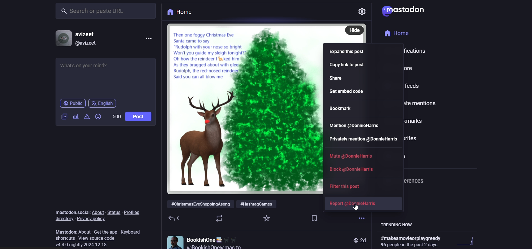 The width and height of the screenshot is (532, 249). What do you see at coordinates (360, 215) in the screenshot?
I see `more` at bounding box center [360, 215].